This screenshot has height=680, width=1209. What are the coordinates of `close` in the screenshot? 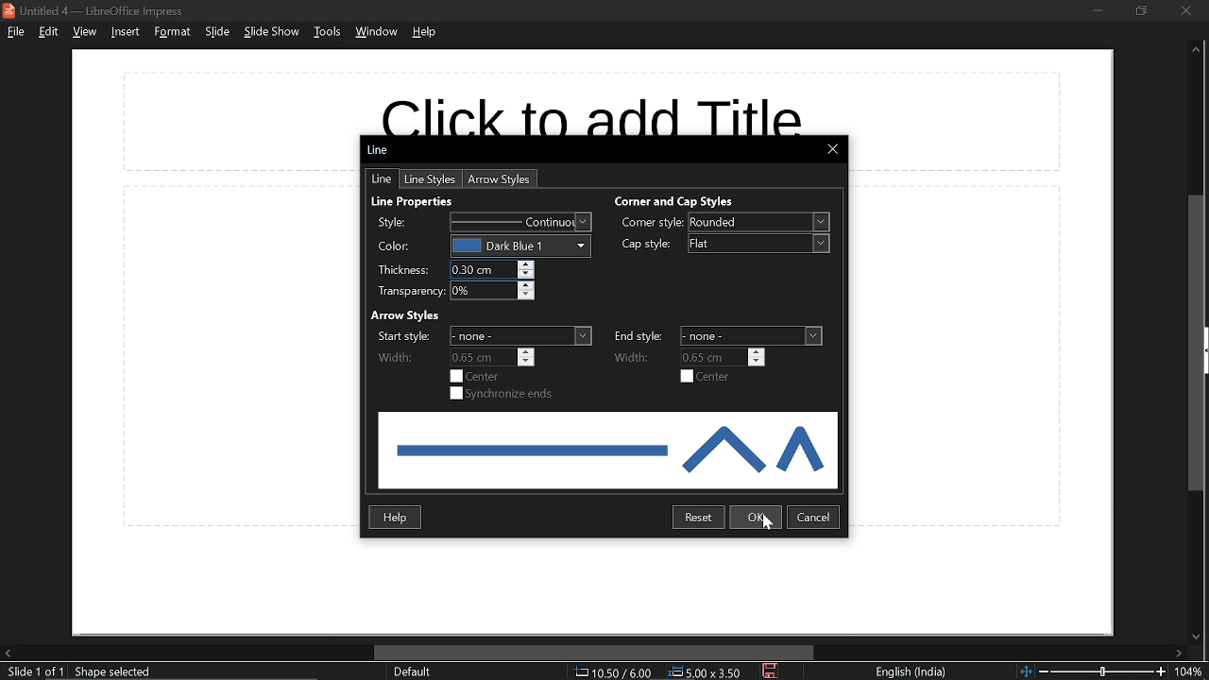 It's located at (1185, 9).